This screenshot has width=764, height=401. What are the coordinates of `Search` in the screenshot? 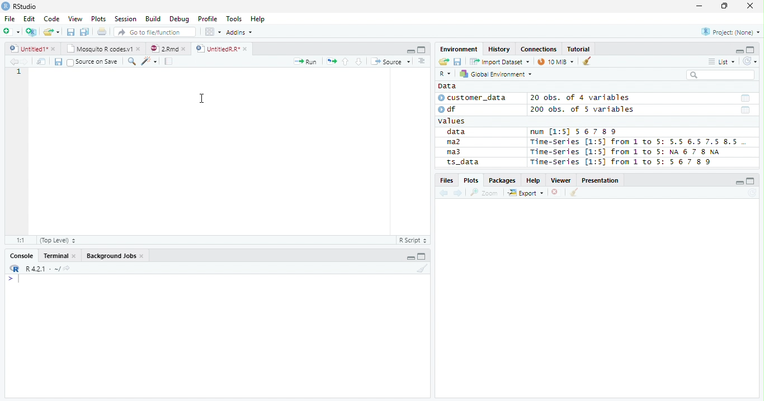 It's located at (719, 75).